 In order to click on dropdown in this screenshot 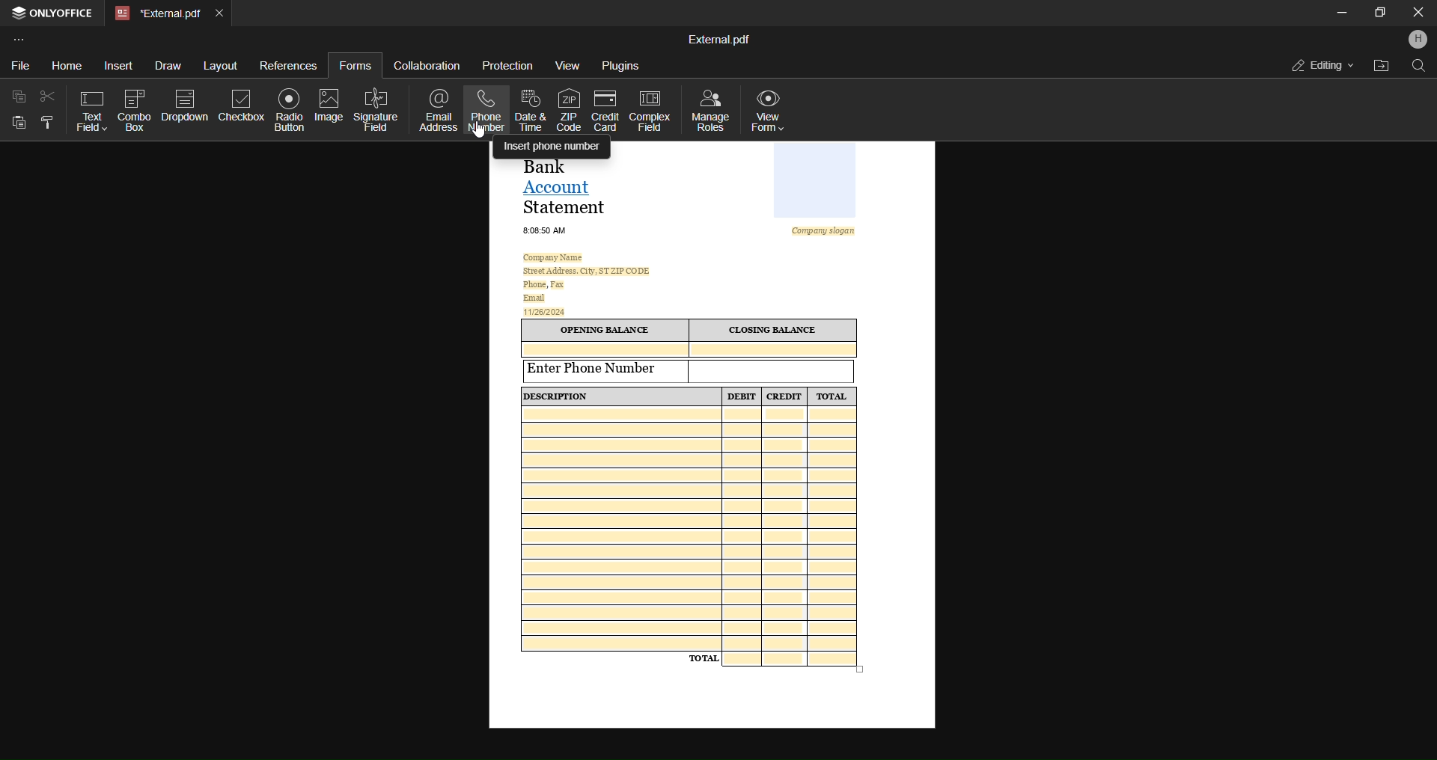, I will do `click(183, 104)`.